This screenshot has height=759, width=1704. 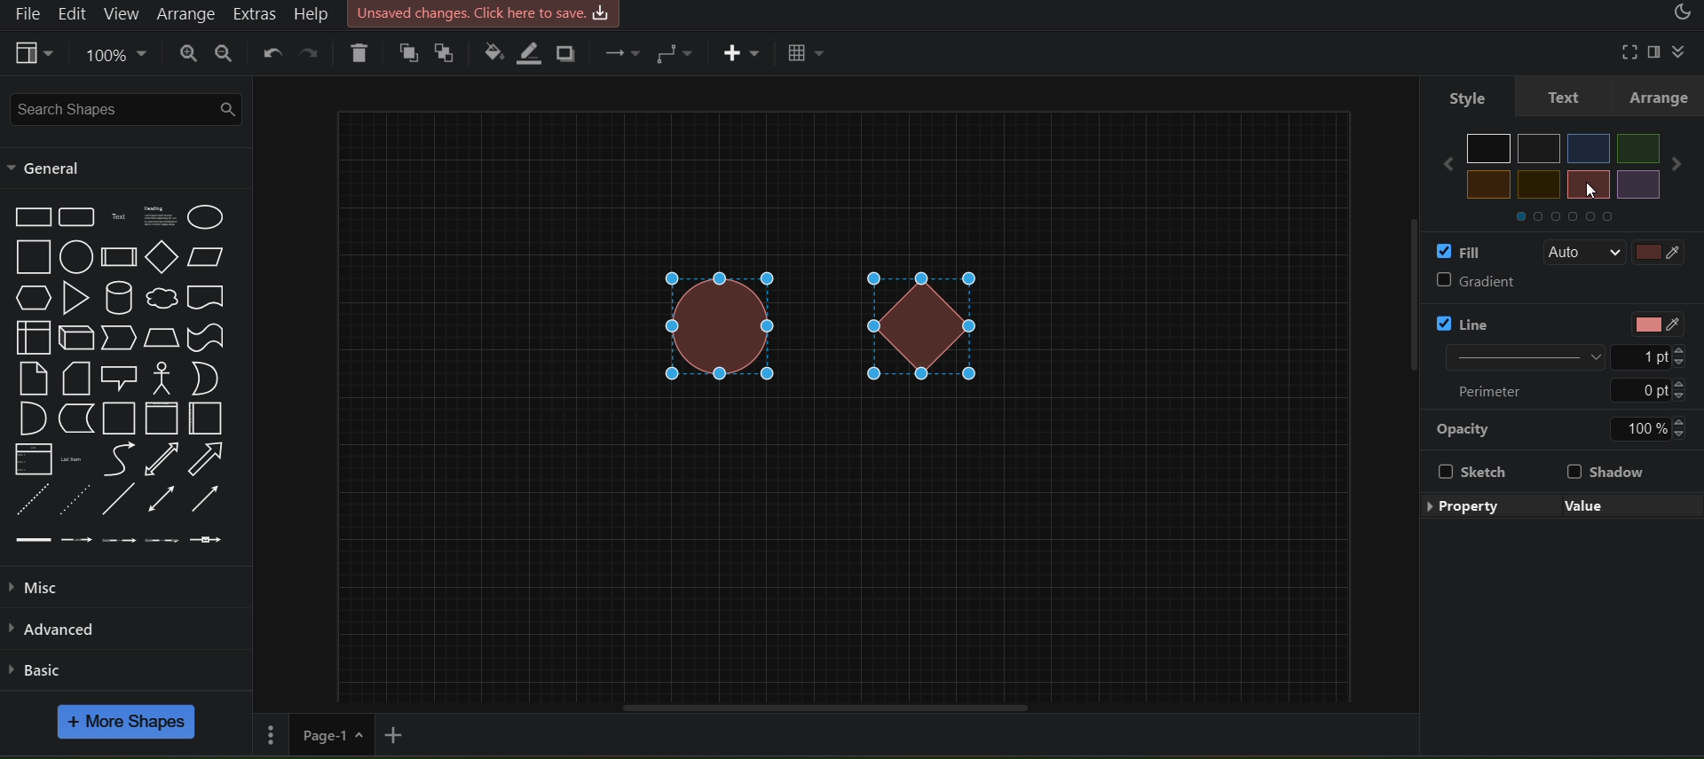 What do you see at coordinates (76, 338) in the screenshot?
I see `Cube` at bounding box center [76, 338].